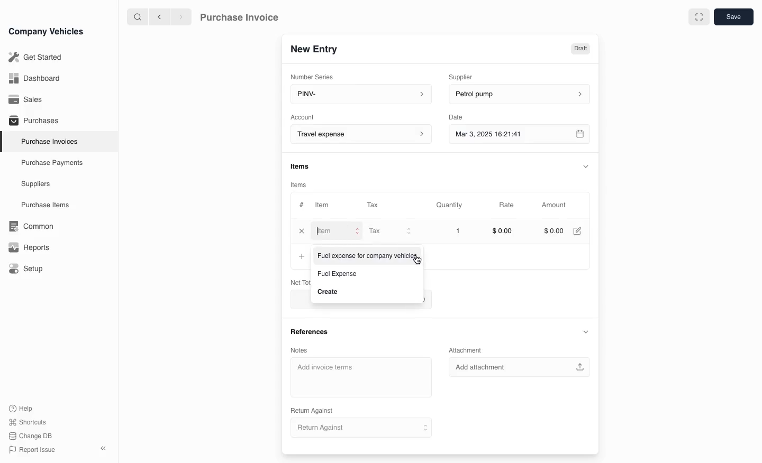 The image size is (762, 463). Describe the element at coordinates (311, 331) in the screenshot. I see `References` at that location.